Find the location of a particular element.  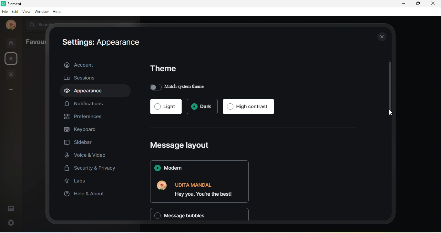

labs is located at coordinates (77, 182).